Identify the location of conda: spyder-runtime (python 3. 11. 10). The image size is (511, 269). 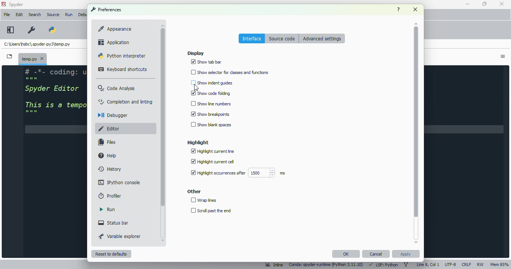
(326, 265).